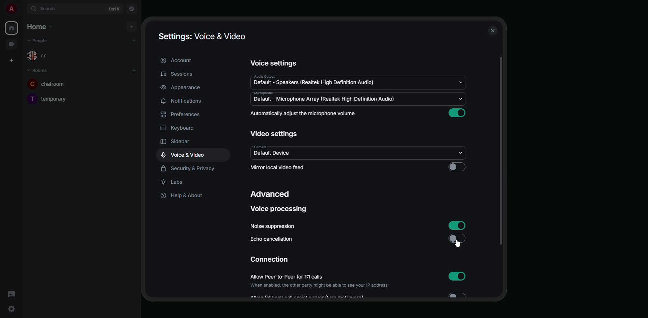  What do you see at coordinates (263, 93) in the screenshot?
I see `microphone` at bounding box center [263, 93].